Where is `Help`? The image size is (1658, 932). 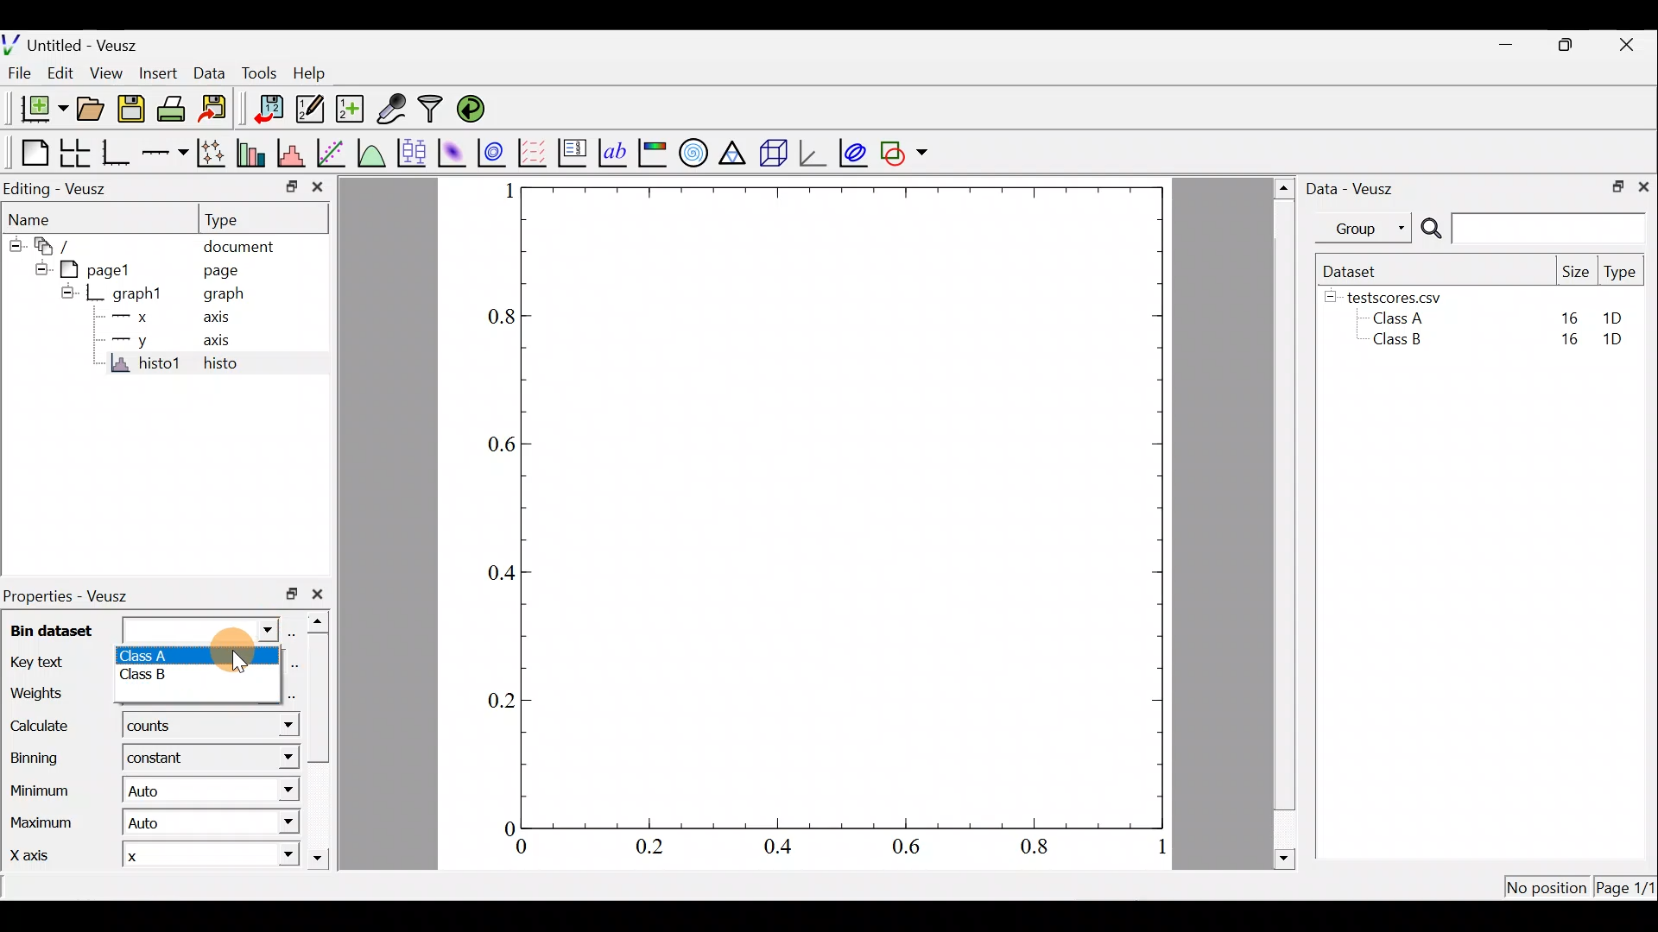 Help is located at coordinates (316, 74).